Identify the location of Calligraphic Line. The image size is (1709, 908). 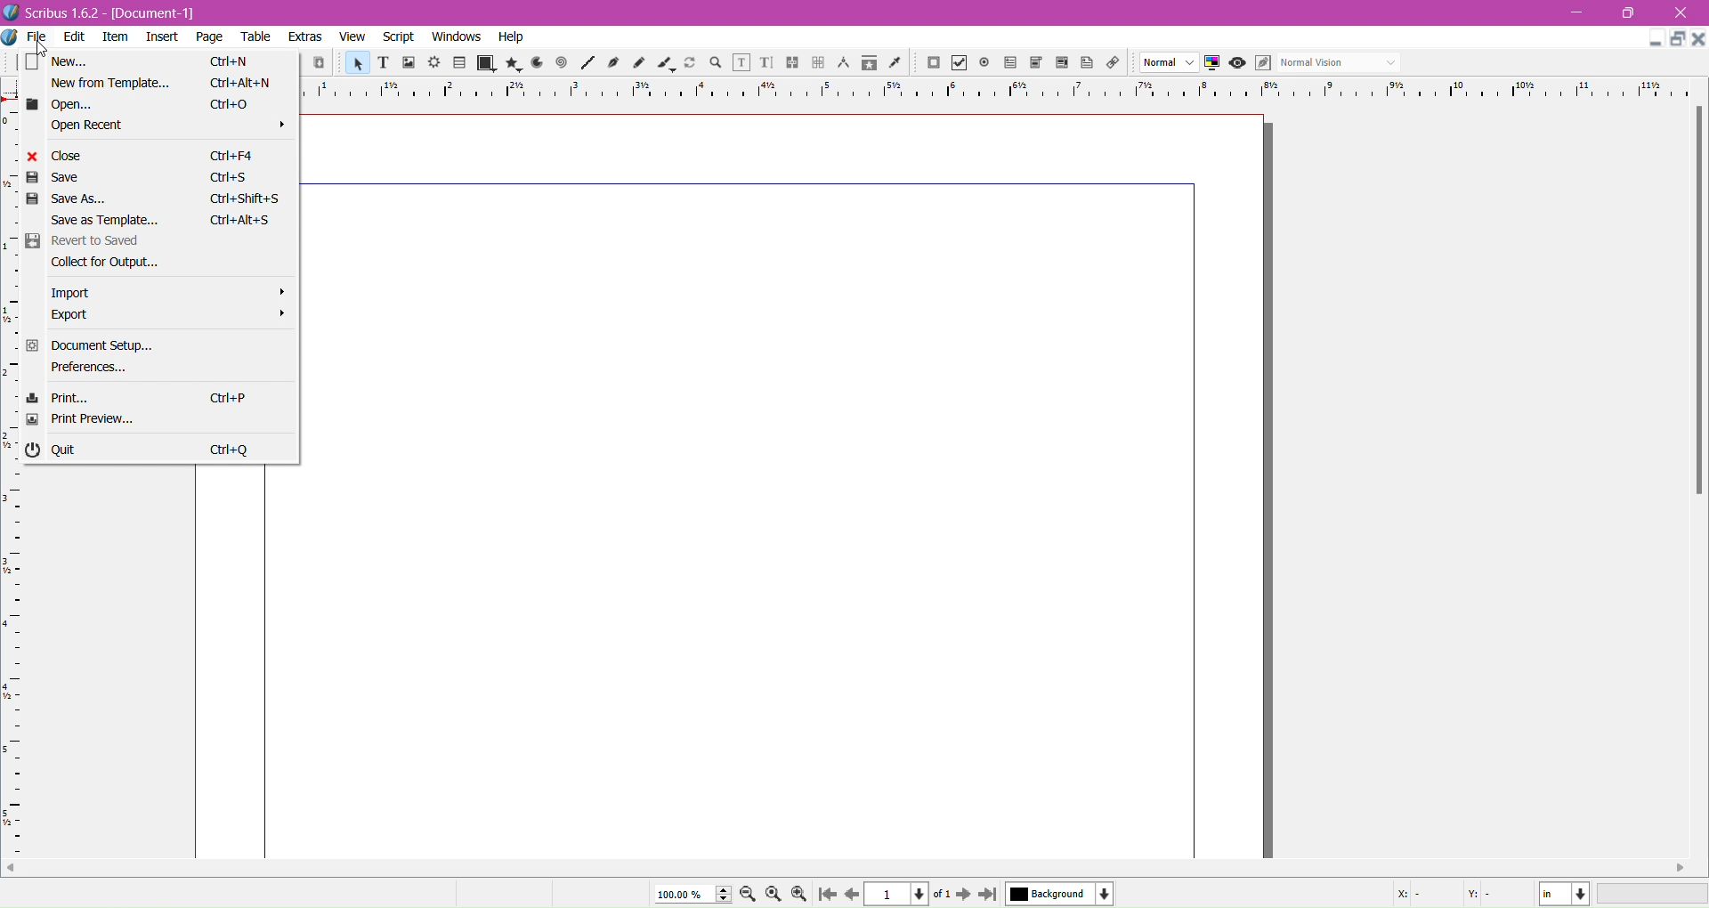
(667, 64).